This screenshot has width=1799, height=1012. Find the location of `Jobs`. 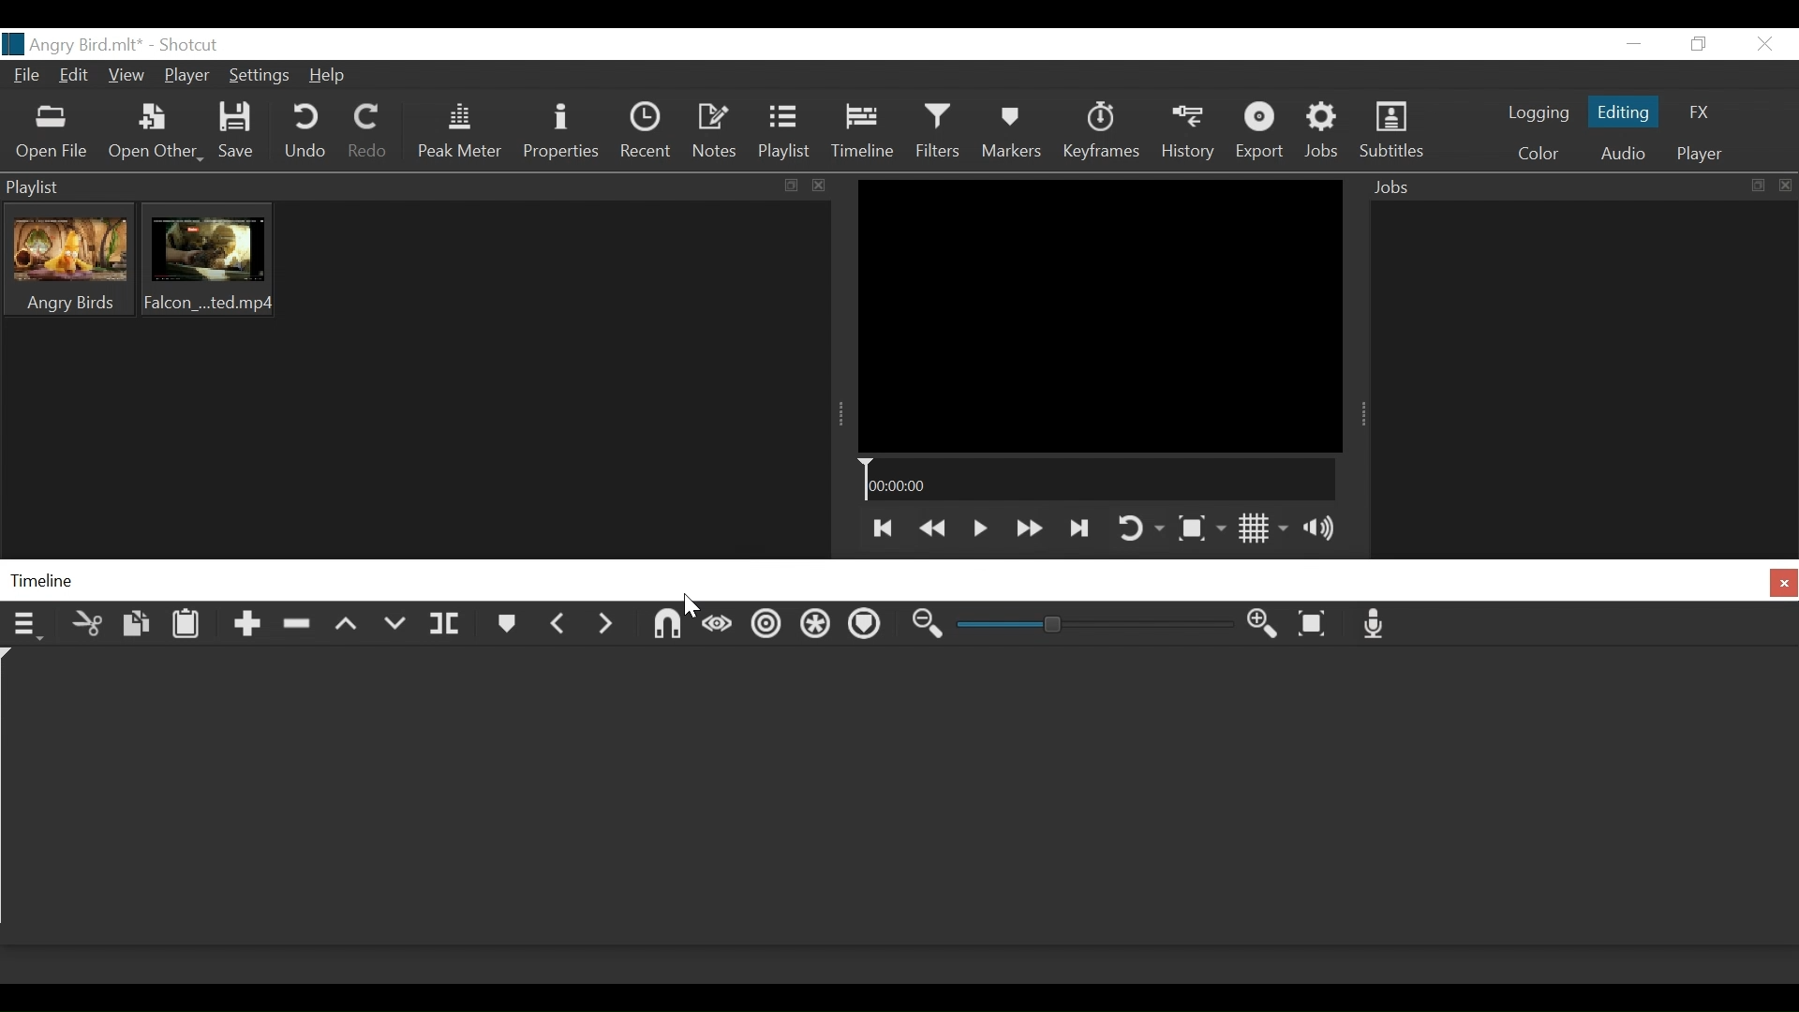

Jobs is located at coordinates (1328, 131).